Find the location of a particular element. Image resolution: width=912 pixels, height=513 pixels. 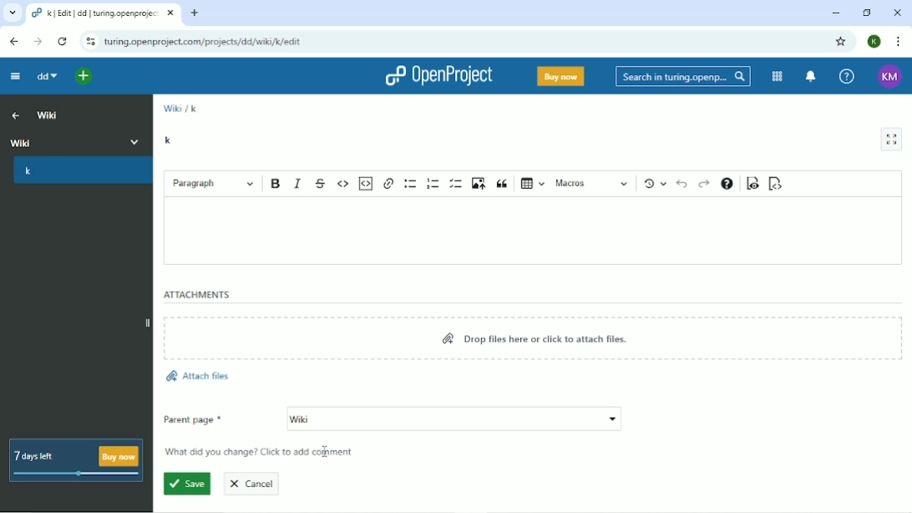

Wiki is located at coordinates (77, 140).